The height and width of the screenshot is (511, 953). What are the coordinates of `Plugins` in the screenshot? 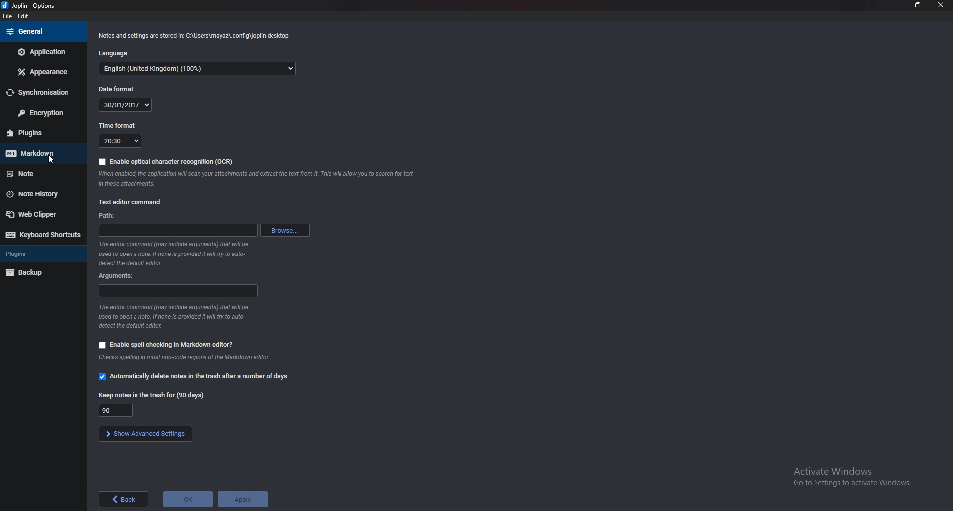 It's located at (42, 253).